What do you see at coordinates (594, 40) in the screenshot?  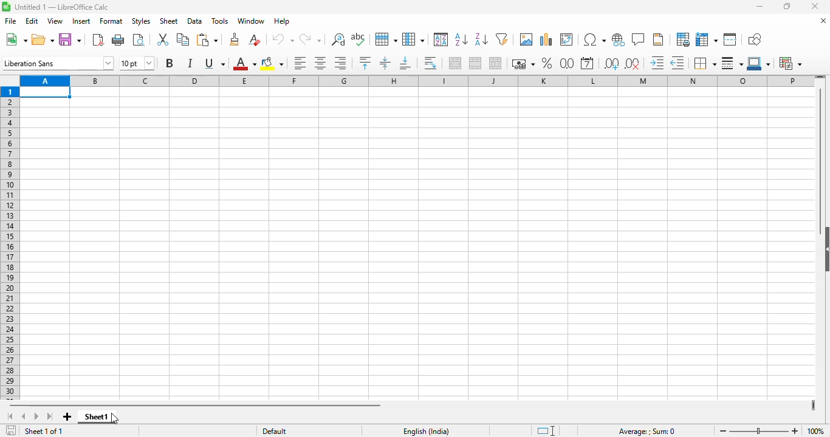 I see `insert special characters` at bounding box center [594, 40].